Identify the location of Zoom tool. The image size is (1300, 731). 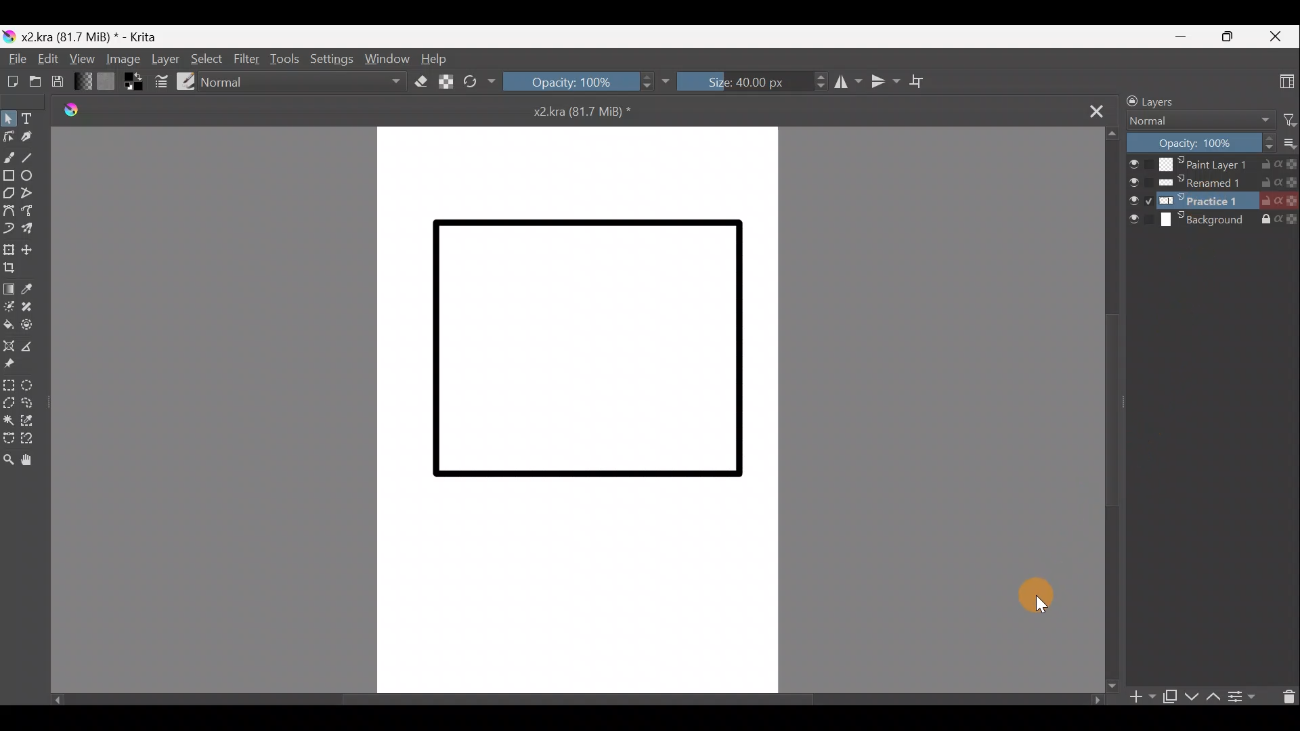
(9, 460).